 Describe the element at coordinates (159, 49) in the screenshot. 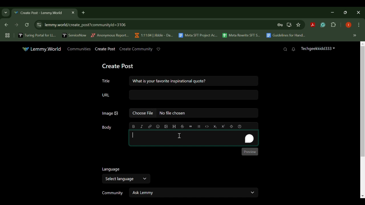

I see `Donate to Lemmy` at that location.